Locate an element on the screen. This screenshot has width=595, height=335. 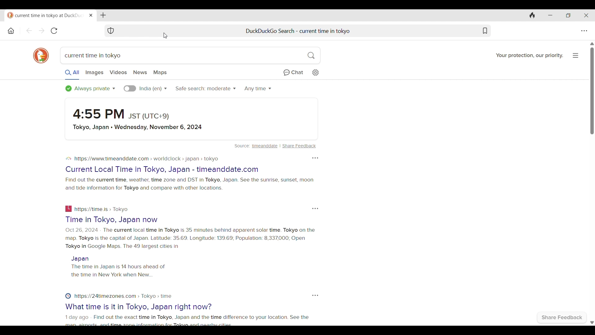
Close interface is located at coordinates (586, 16).